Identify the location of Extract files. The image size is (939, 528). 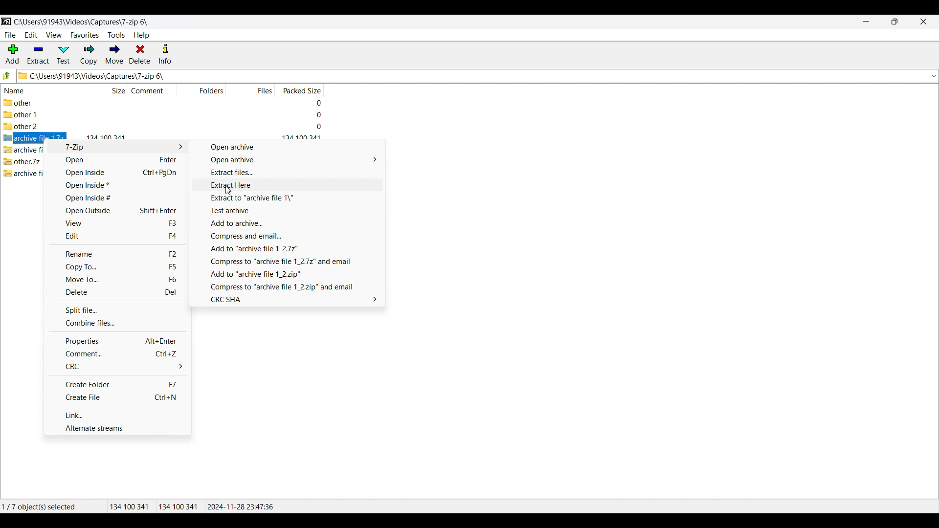
(288, 172).